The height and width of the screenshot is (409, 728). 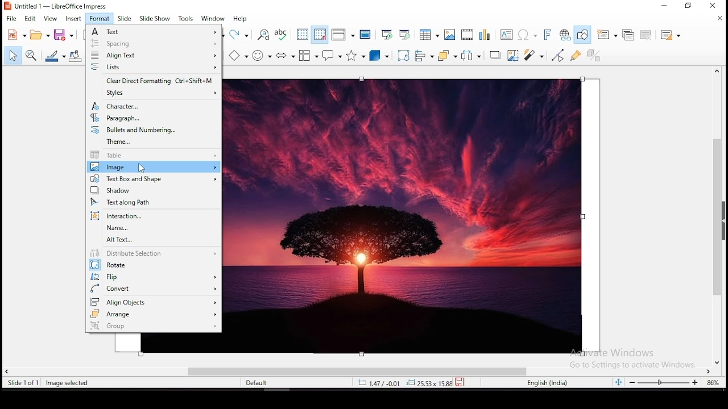 What do you see at coordinates (11, 56) in the screenshot?
I see `select tool` at bounding box center [11, 56].